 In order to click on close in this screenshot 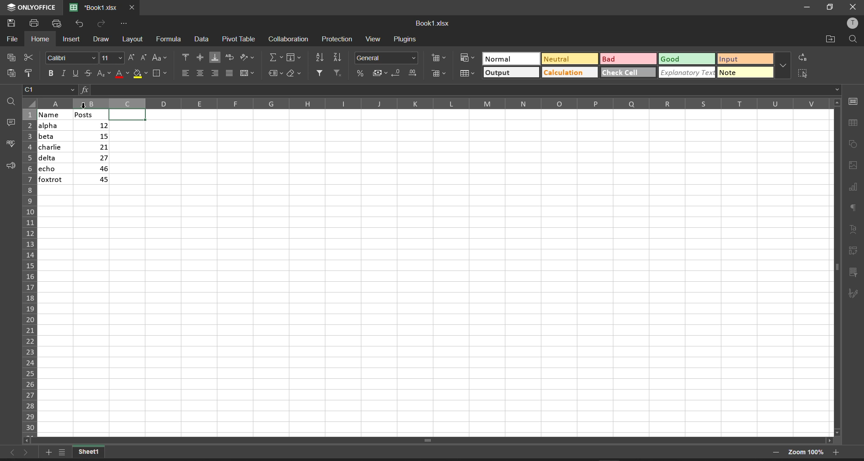, I will do `click(855, 7)`.